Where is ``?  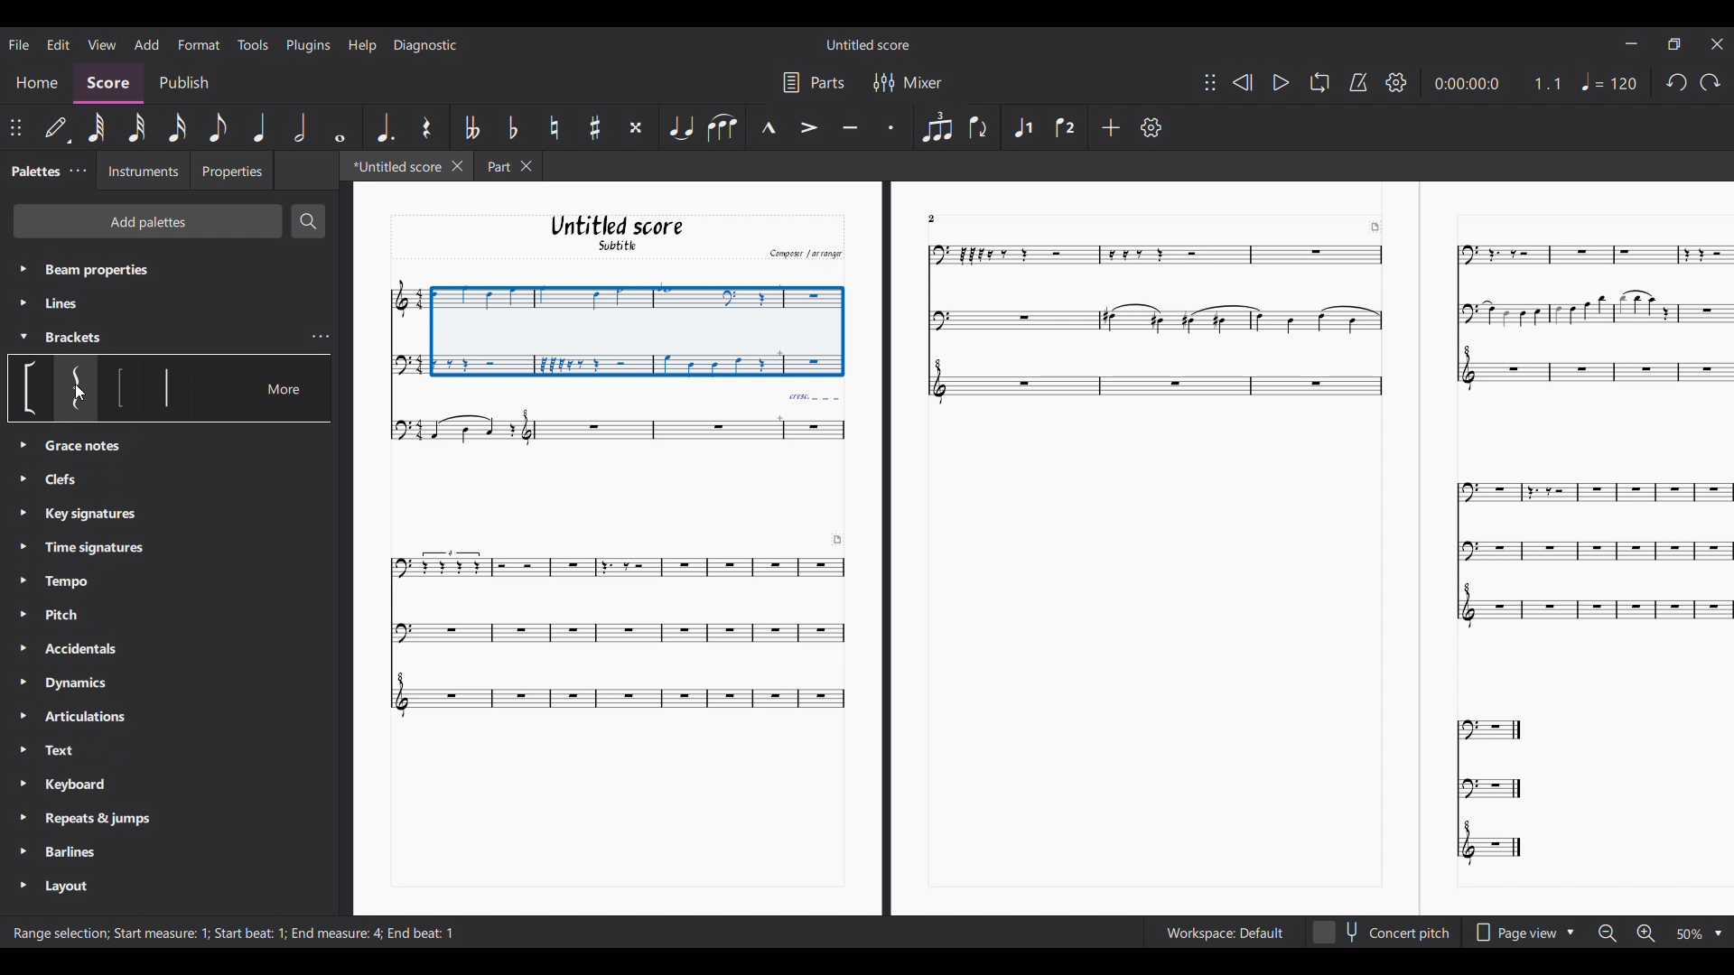  is located at coordinates (16, 300).